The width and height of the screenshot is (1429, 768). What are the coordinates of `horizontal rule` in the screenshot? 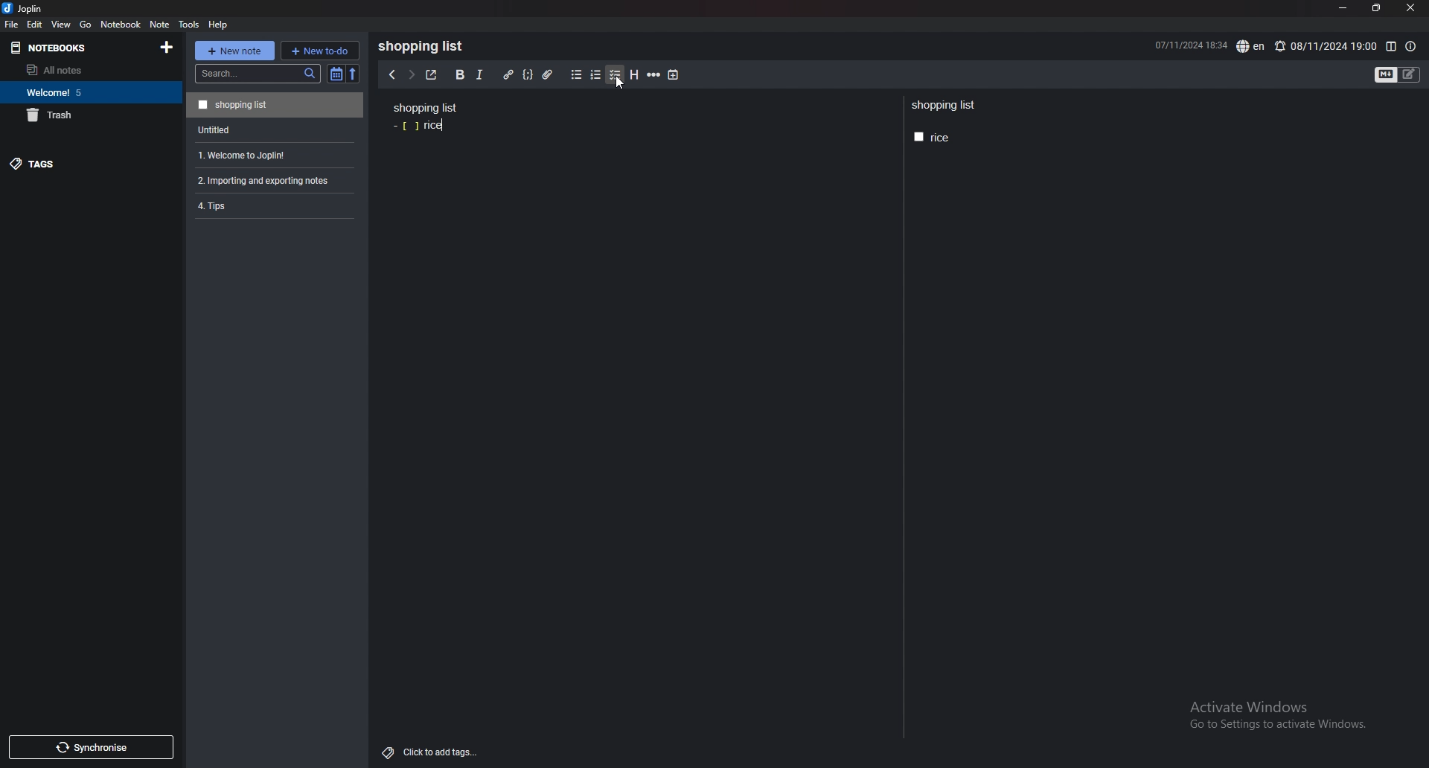 It's located at (653, 75).